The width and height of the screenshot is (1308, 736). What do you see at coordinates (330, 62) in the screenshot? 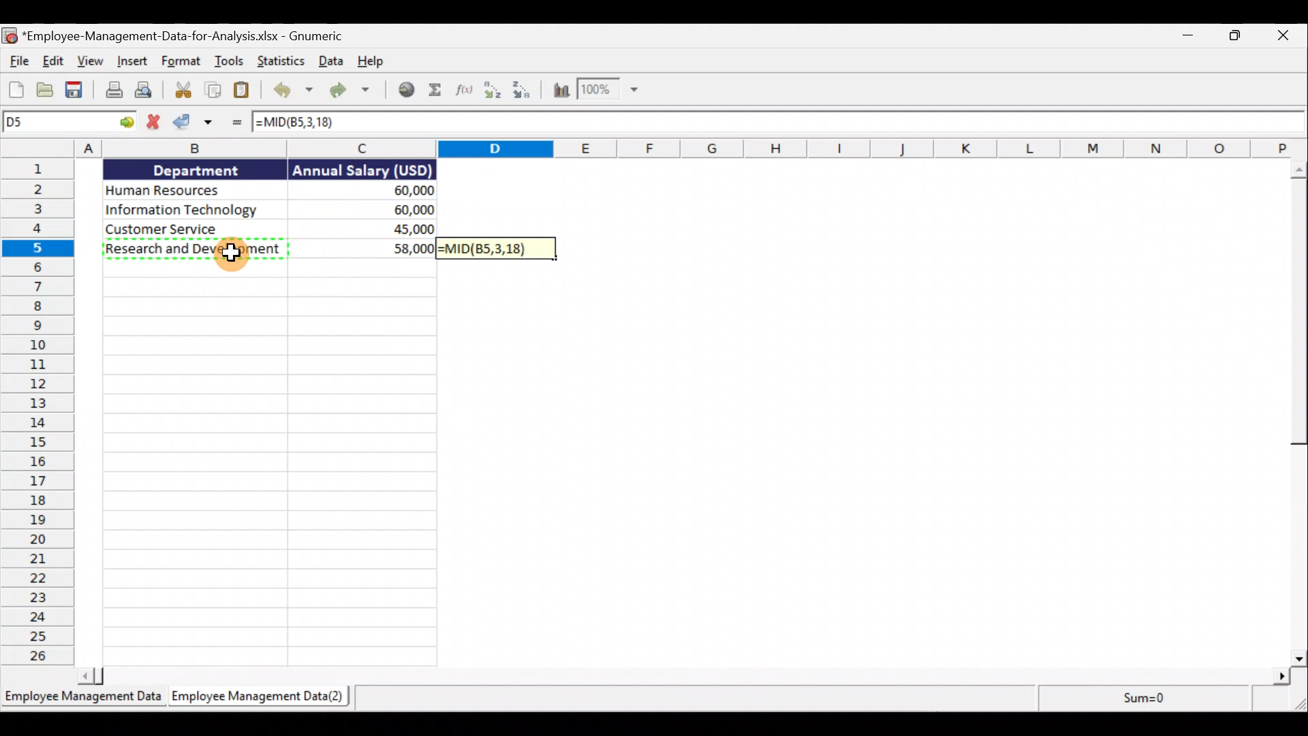
I see `Data` at bounding box center [330, 62].